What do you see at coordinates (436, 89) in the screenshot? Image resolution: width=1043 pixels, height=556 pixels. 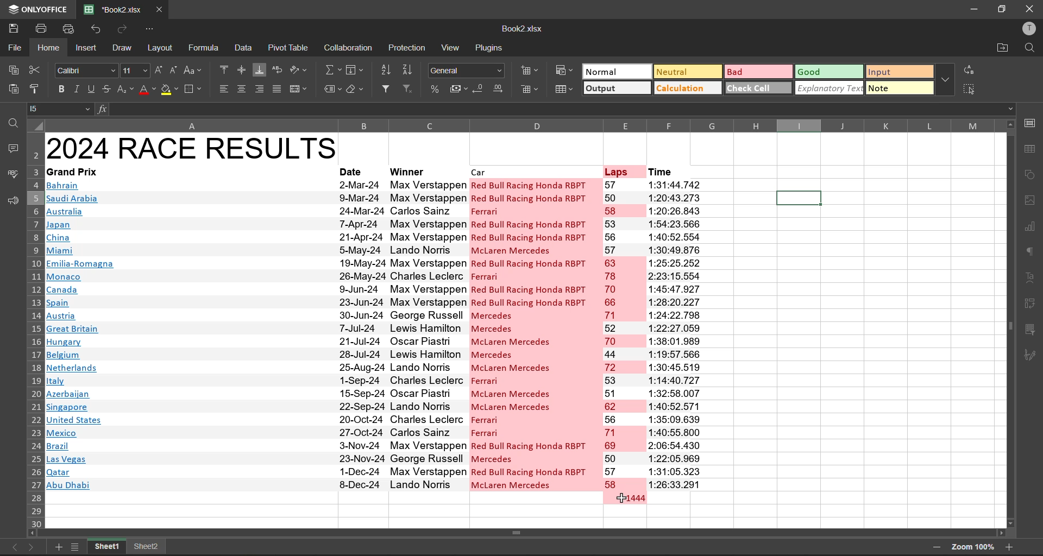 I see `percent` at bounding box center [436, 89].